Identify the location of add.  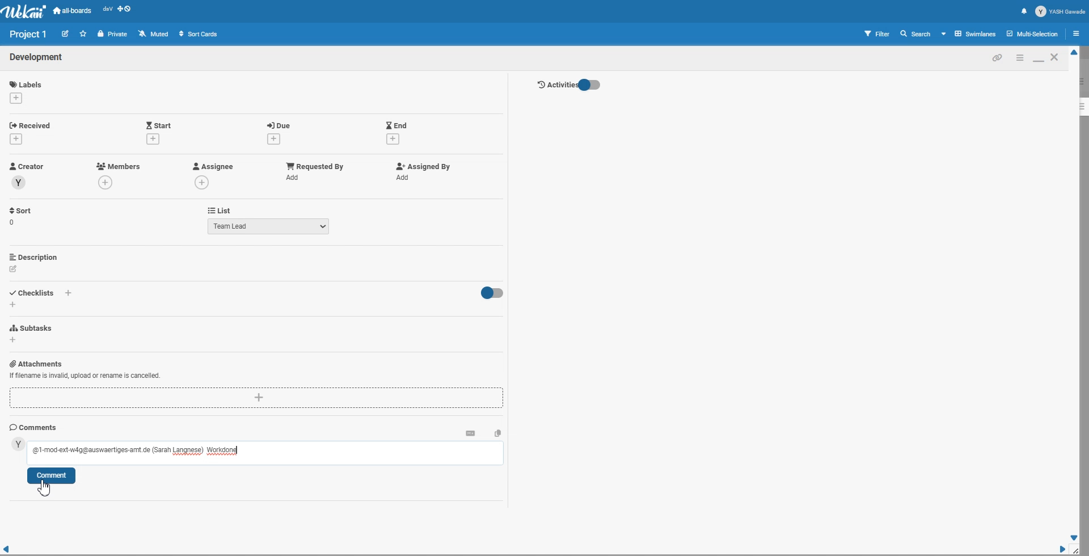
(153, 138).